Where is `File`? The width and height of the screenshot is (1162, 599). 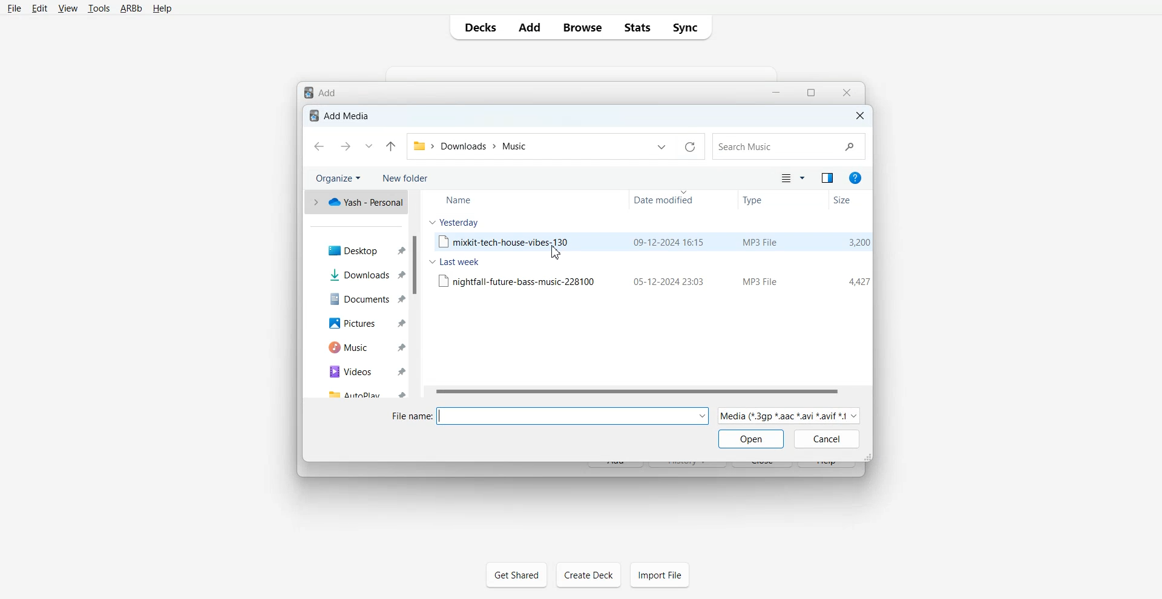
File is located at coordinates (14, 8).